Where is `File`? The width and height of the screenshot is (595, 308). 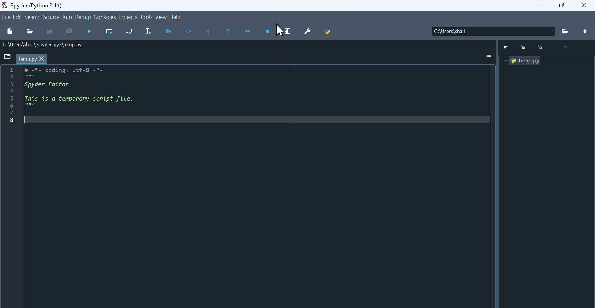 File is located at coordinates (6, 17).